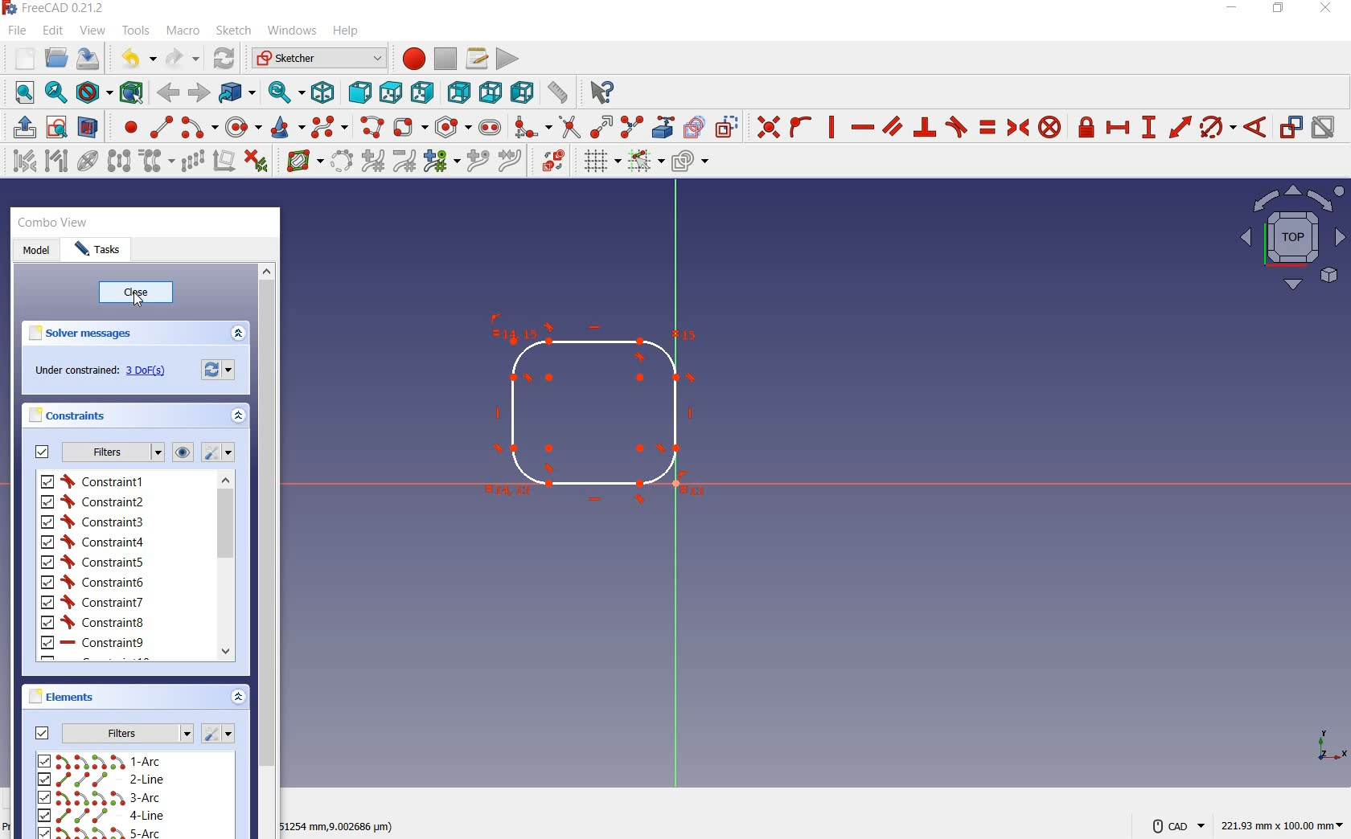  Describe the element at coordinates (22, 162) in the screenshot. I see `select associated constraints` at that location.